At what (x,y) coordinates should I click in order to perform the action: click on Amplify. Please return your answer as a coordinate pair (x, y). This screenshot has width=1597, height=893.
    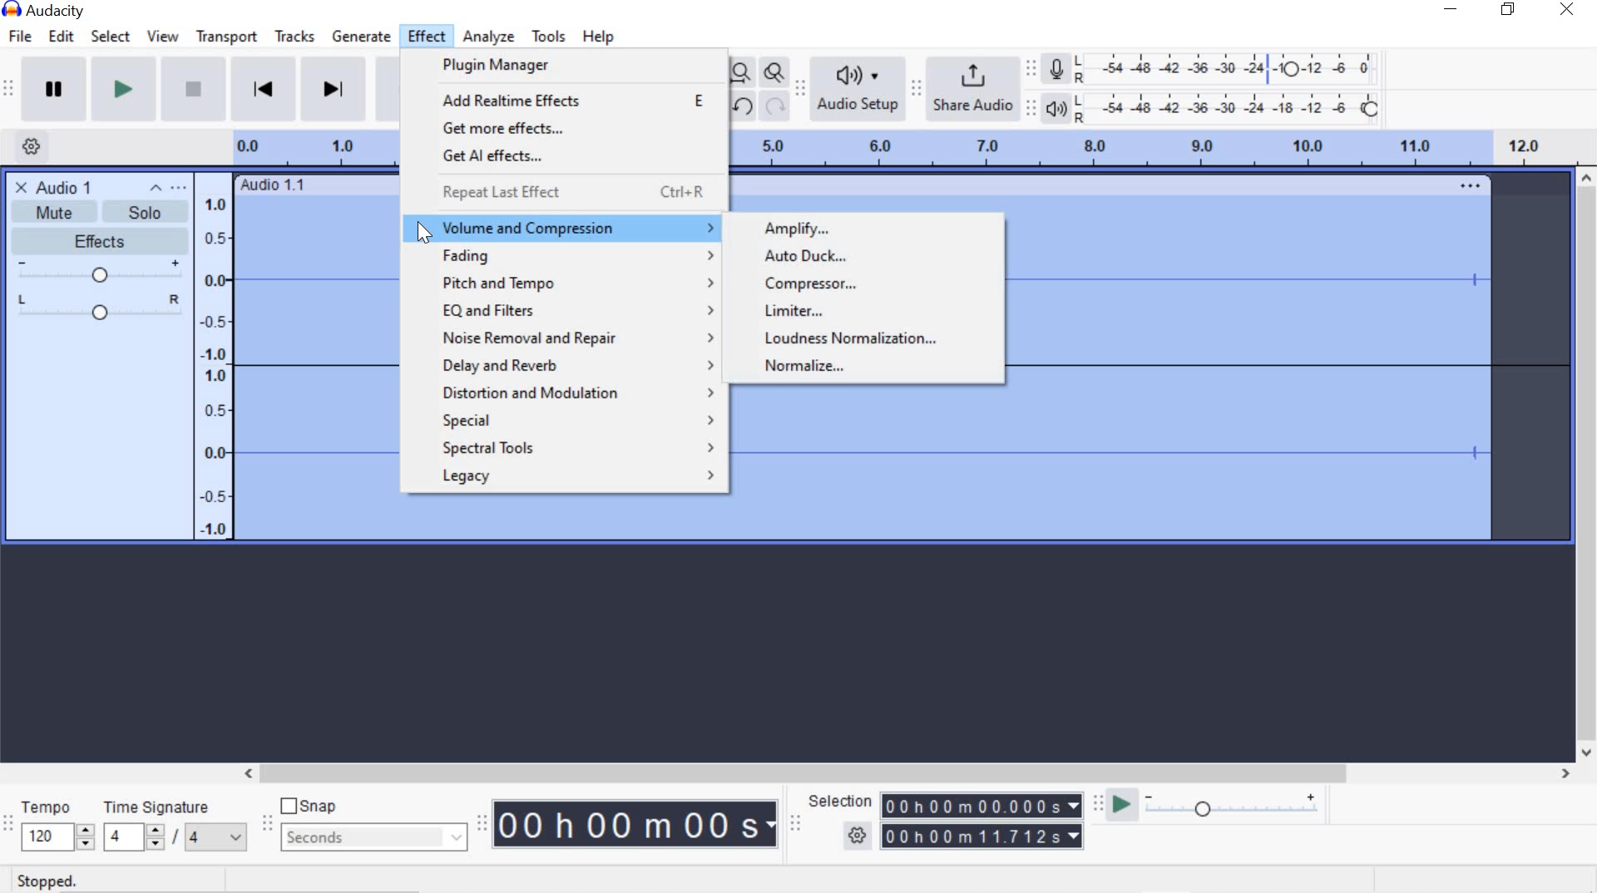
    Looking at the image, I should click on (797, 229).